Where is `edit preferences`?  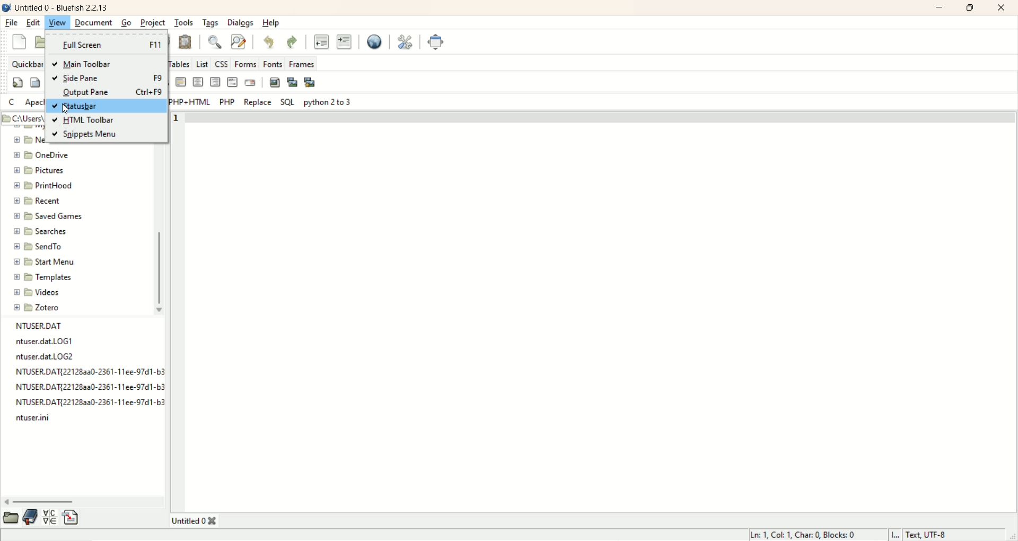 edit preferences is located at coordinates (405, 41).